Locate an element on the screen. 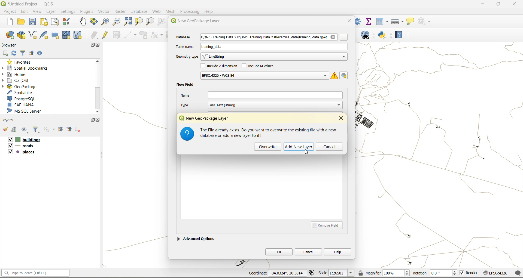 The width and height of the screenshot is (523, 278). filter is located at coordinates (37, 130).